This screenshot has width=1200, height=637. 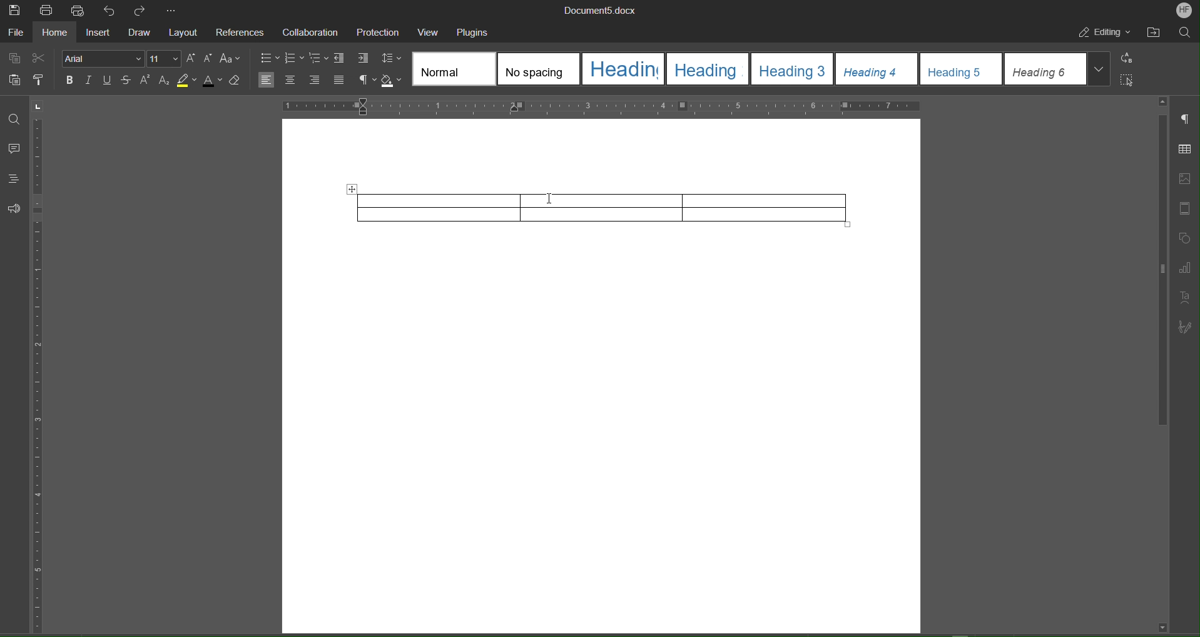 I want to click on Graph Settings, so click(x=1187, y=266).